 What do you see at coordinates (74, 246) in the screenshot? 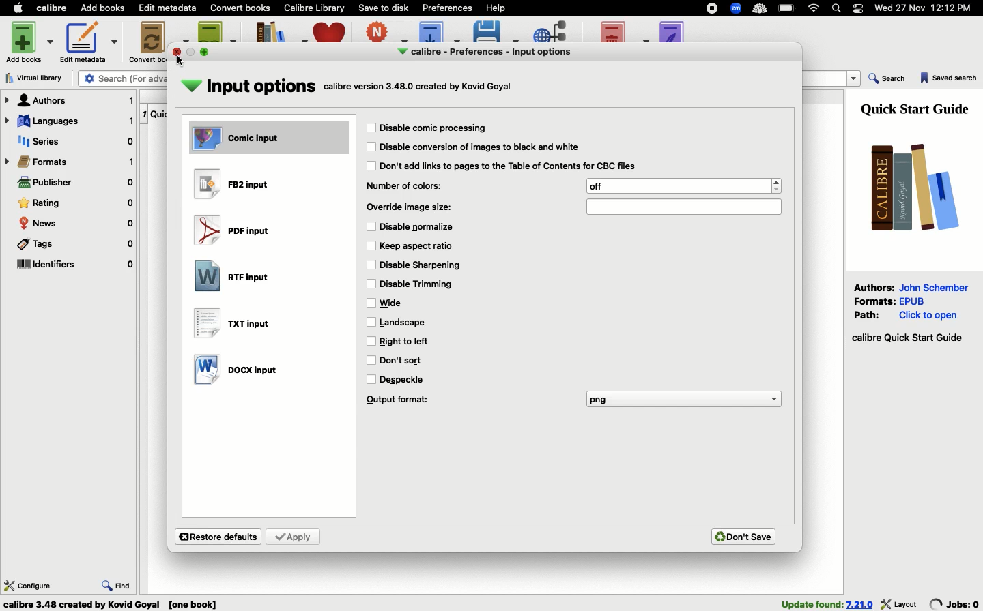
I see `Tags` at bounding box center [74, 246].